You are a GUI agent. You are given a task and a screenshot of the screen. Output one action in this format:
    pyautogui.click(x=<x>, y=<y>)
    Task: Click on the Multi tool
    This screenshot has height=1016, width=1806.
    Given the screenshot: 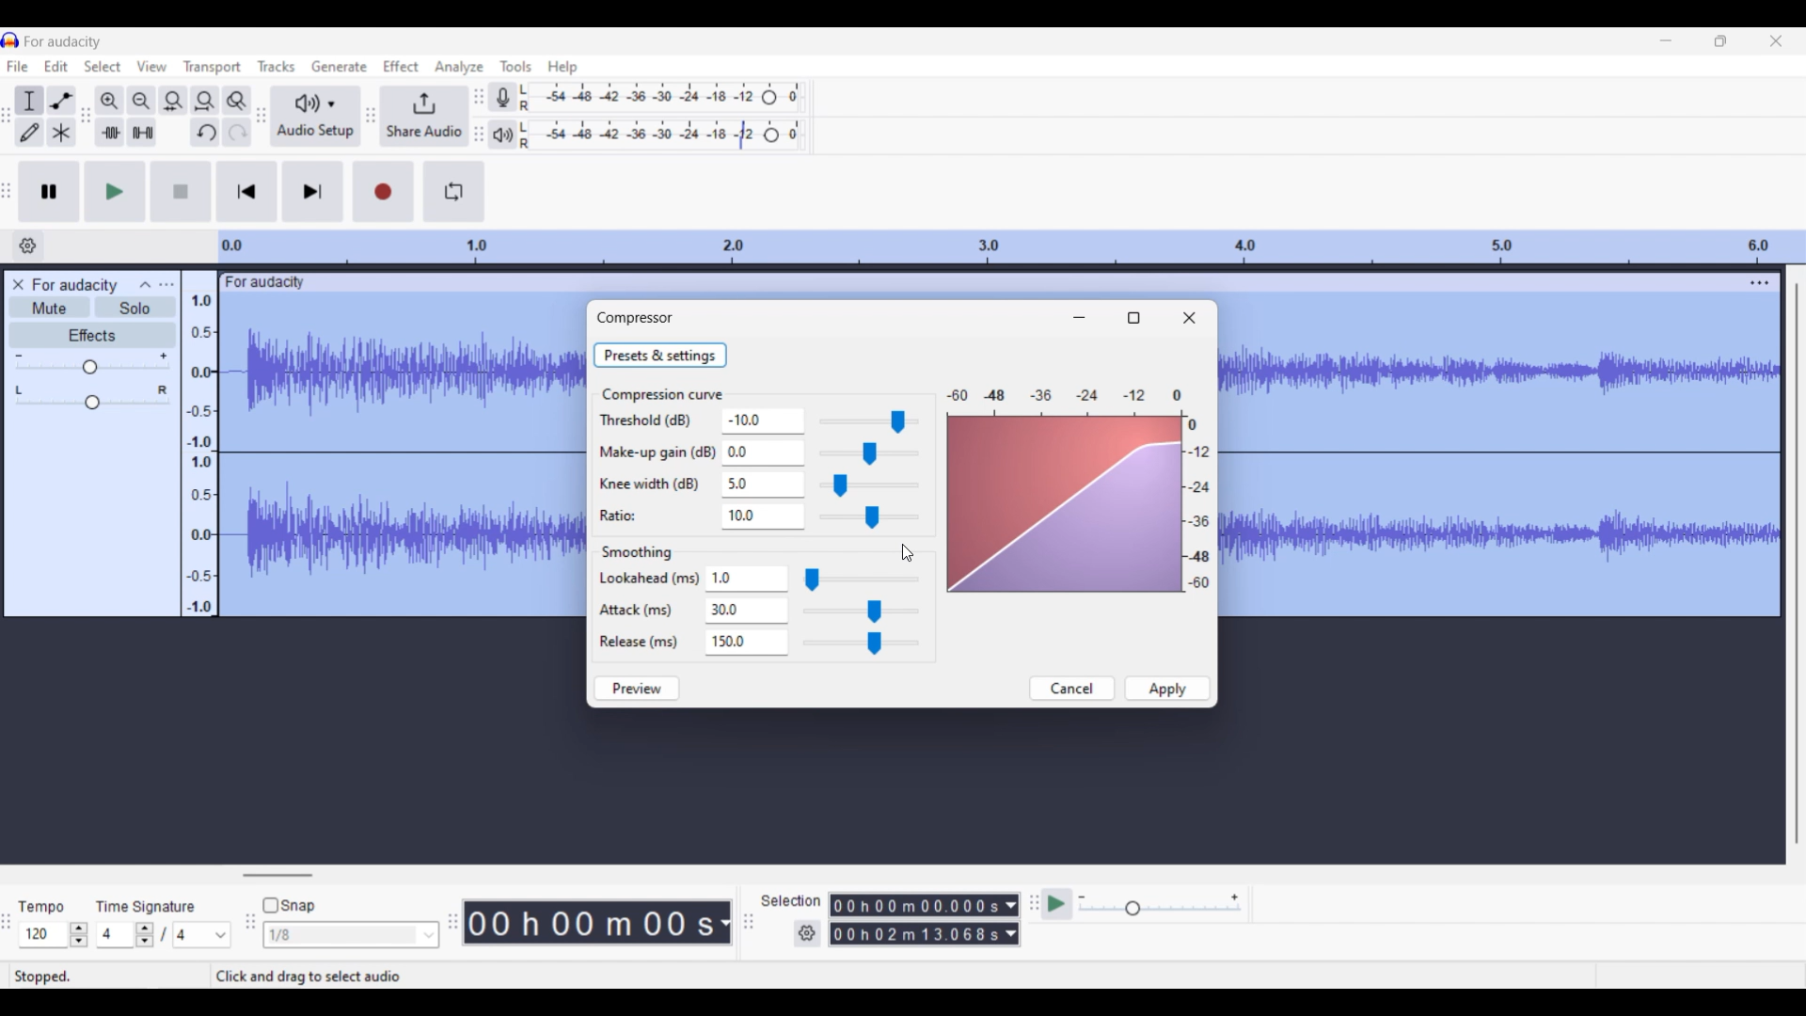 What is the action you would take?
    pyautogui.click(x=60, y=132)
    